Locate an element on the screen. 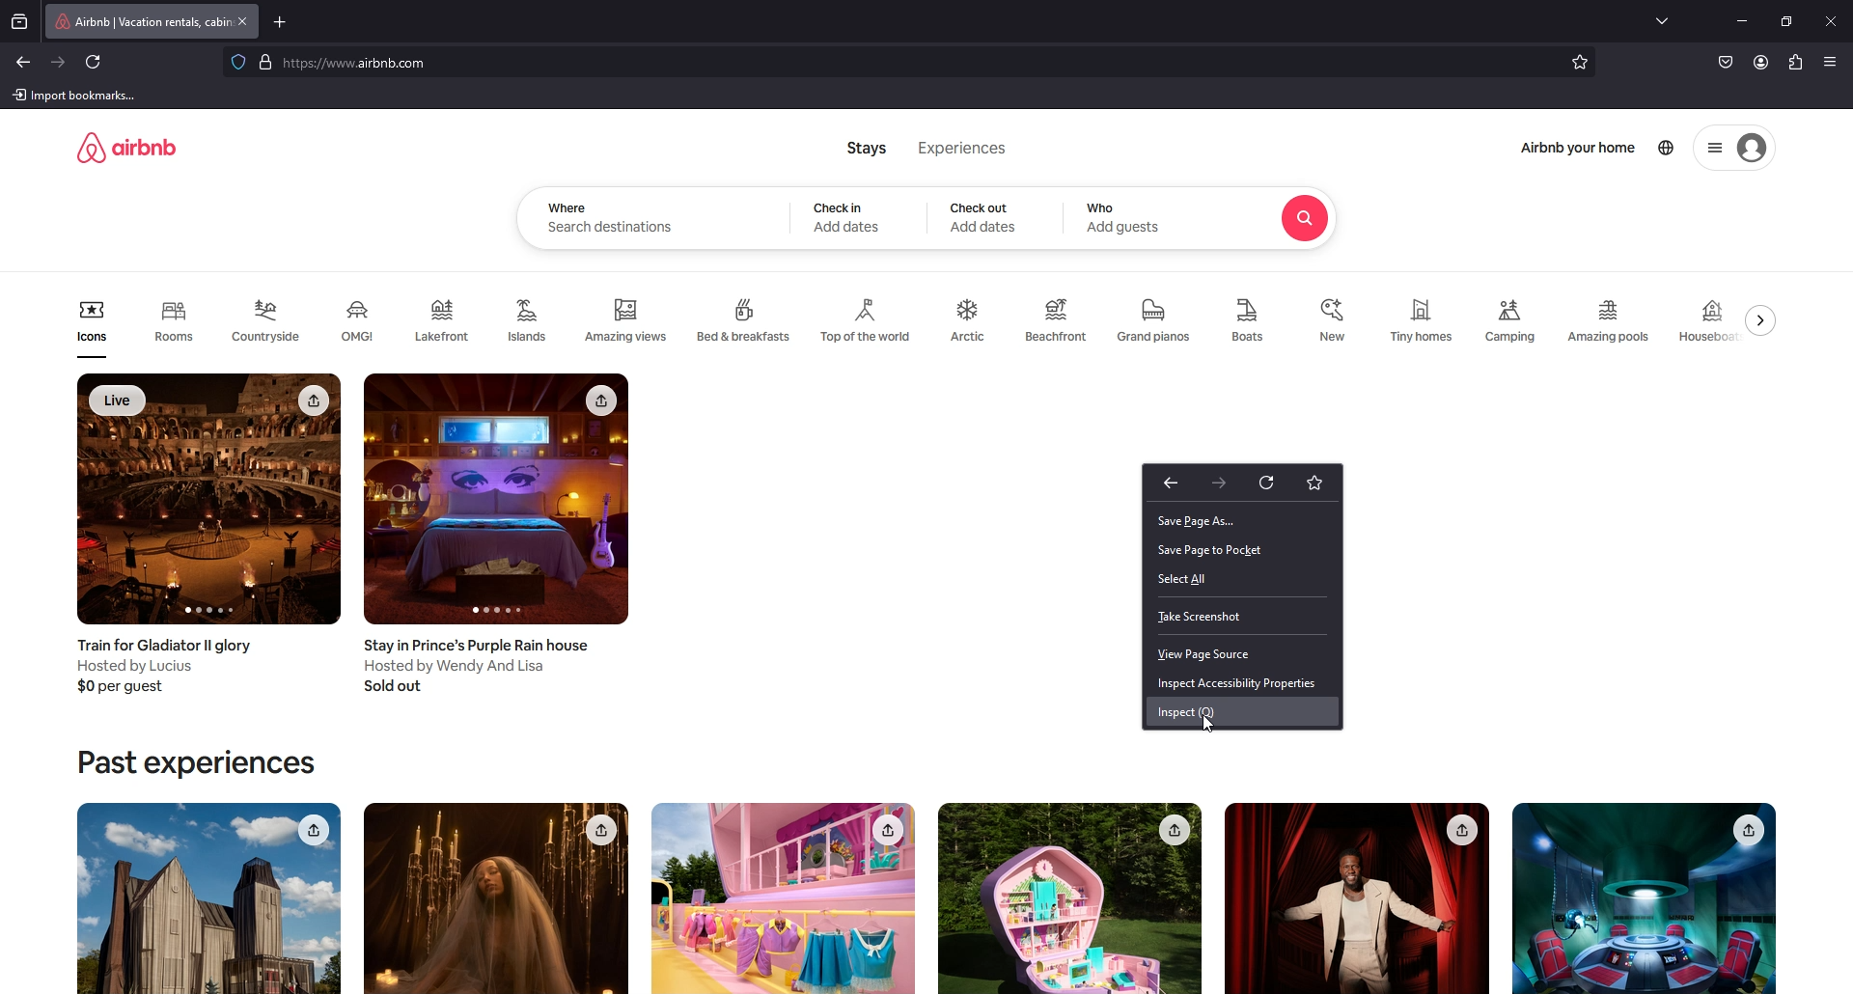 The image size is (1853, 994). save page as is located at coordinates (1238, 521).